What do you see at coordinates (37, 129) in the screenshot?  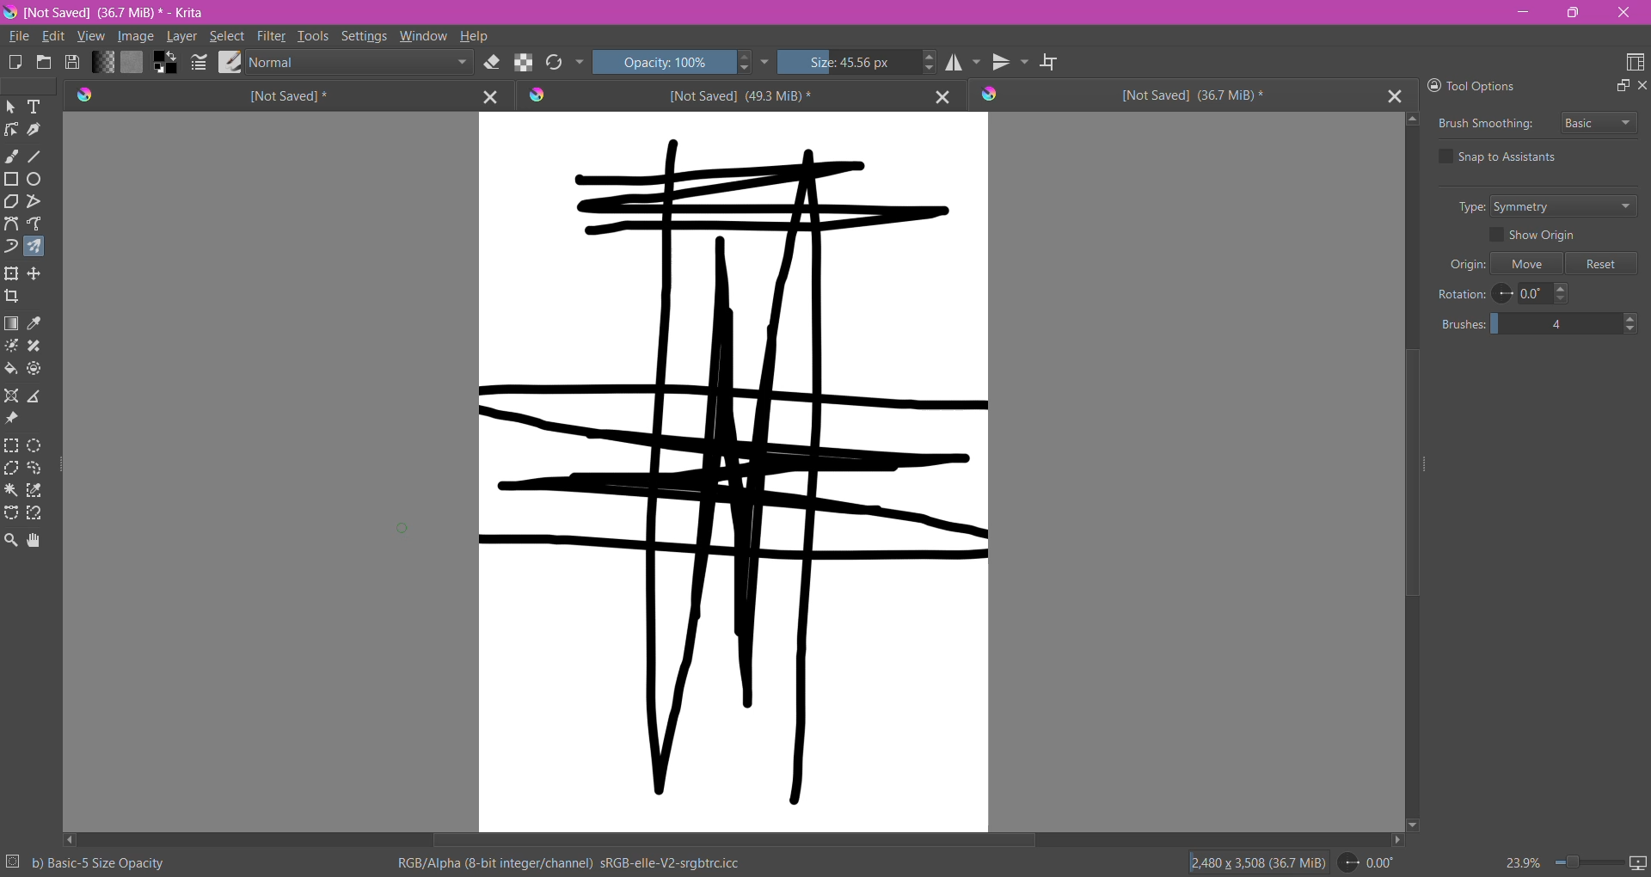 I see `Calligraphy` at bounding box center [37, 129].